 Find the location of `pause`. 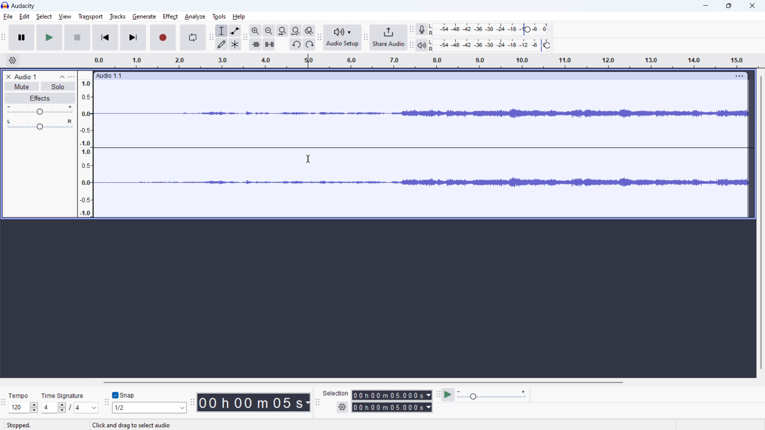

pause is located at coordinates (22, 37).